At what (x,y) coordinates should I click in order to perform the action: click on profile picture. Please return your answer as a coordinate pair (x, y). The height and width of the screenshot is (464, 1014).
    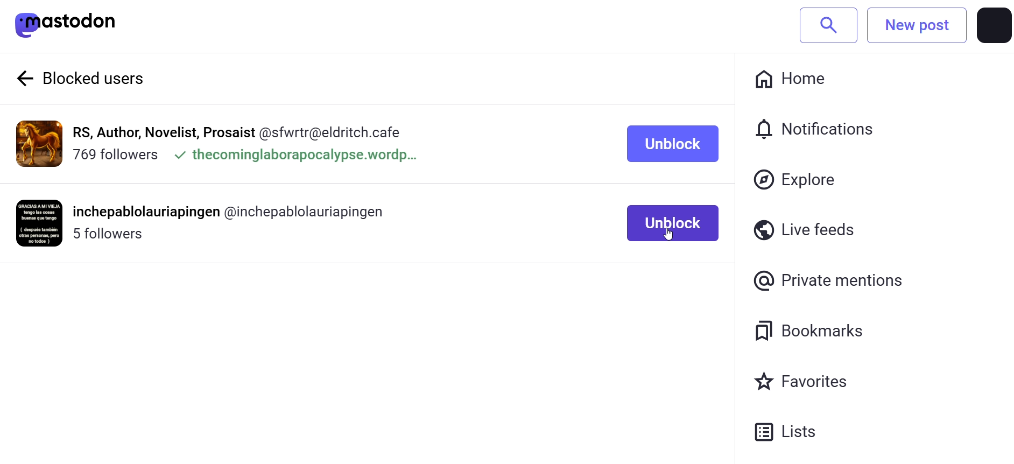
    Looking at the image, I should click on (40, 223).